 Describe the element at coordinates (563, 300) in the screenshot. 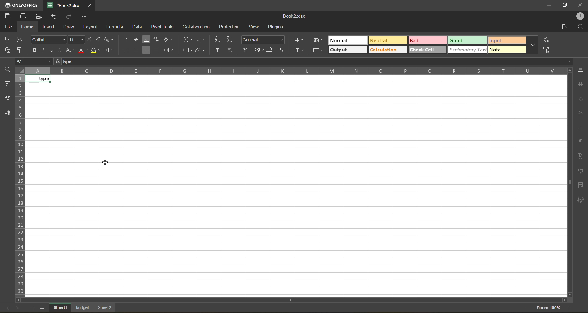

I see `move right` at that location.